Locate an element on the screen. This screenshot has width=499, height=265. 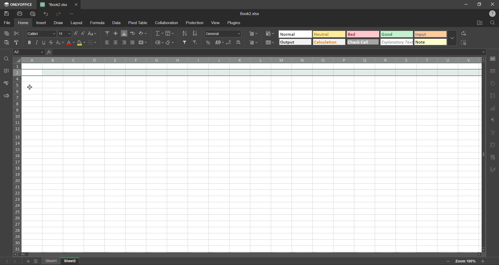
change case is located at coordinates (93, 34).